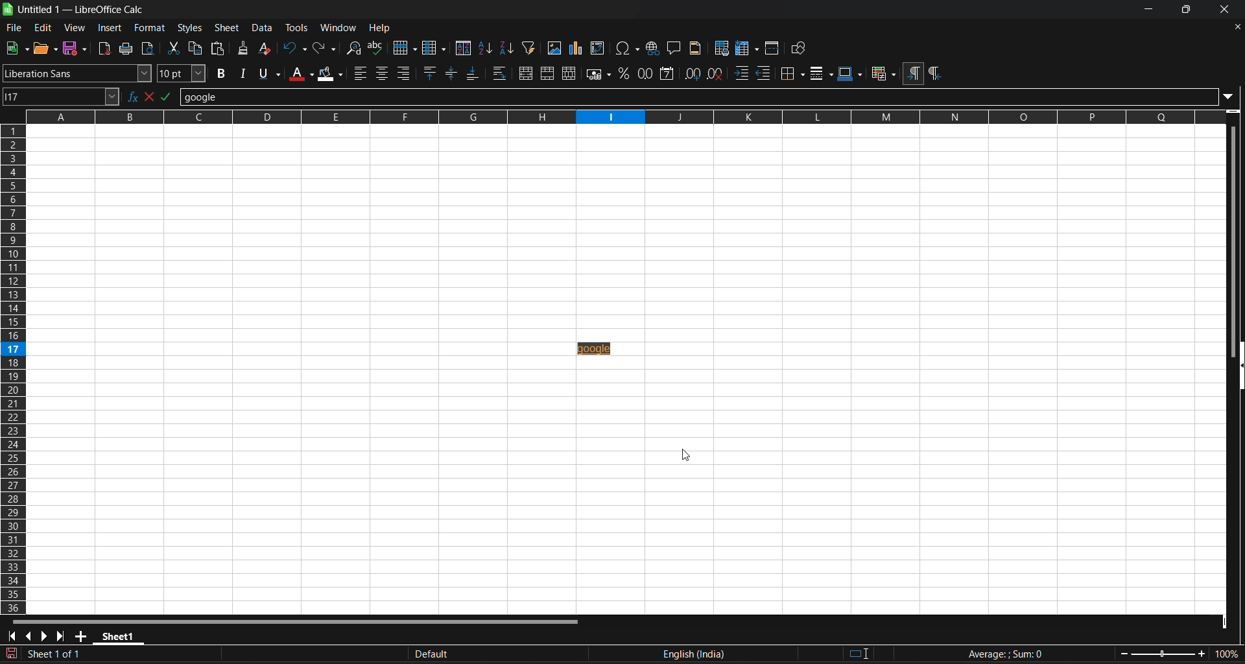 The image size is (1245, 664). What do you see at coordinates (744, 654) in the screenshot?
I see `text language ` at bounding box center [744, 654].